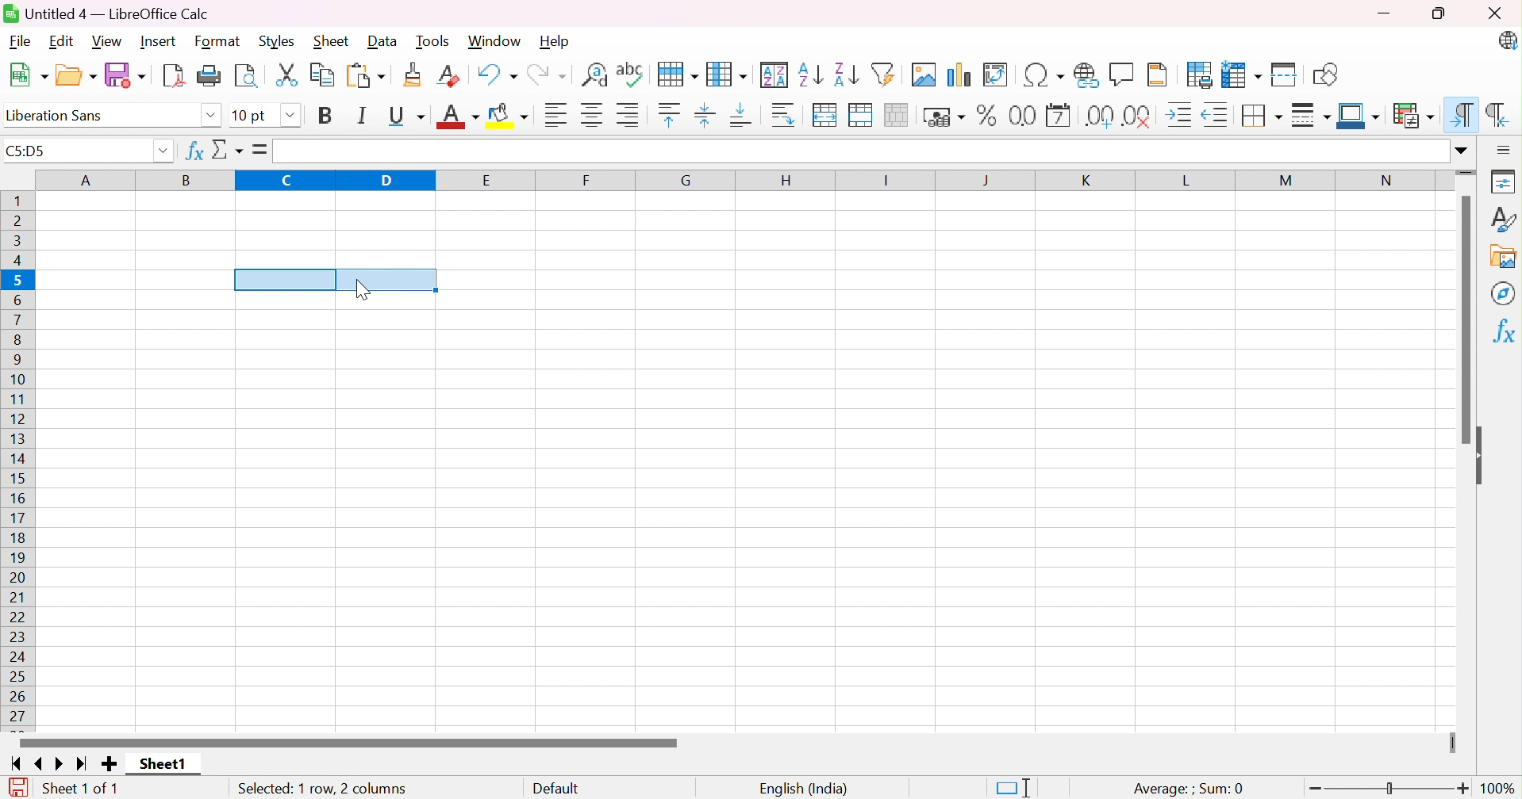 Image resolution: width=1522 pixels, height=799 pixels. Describe the element at coordinates (1022, 115) in the screenshot. I see `Format as Number` at that location.